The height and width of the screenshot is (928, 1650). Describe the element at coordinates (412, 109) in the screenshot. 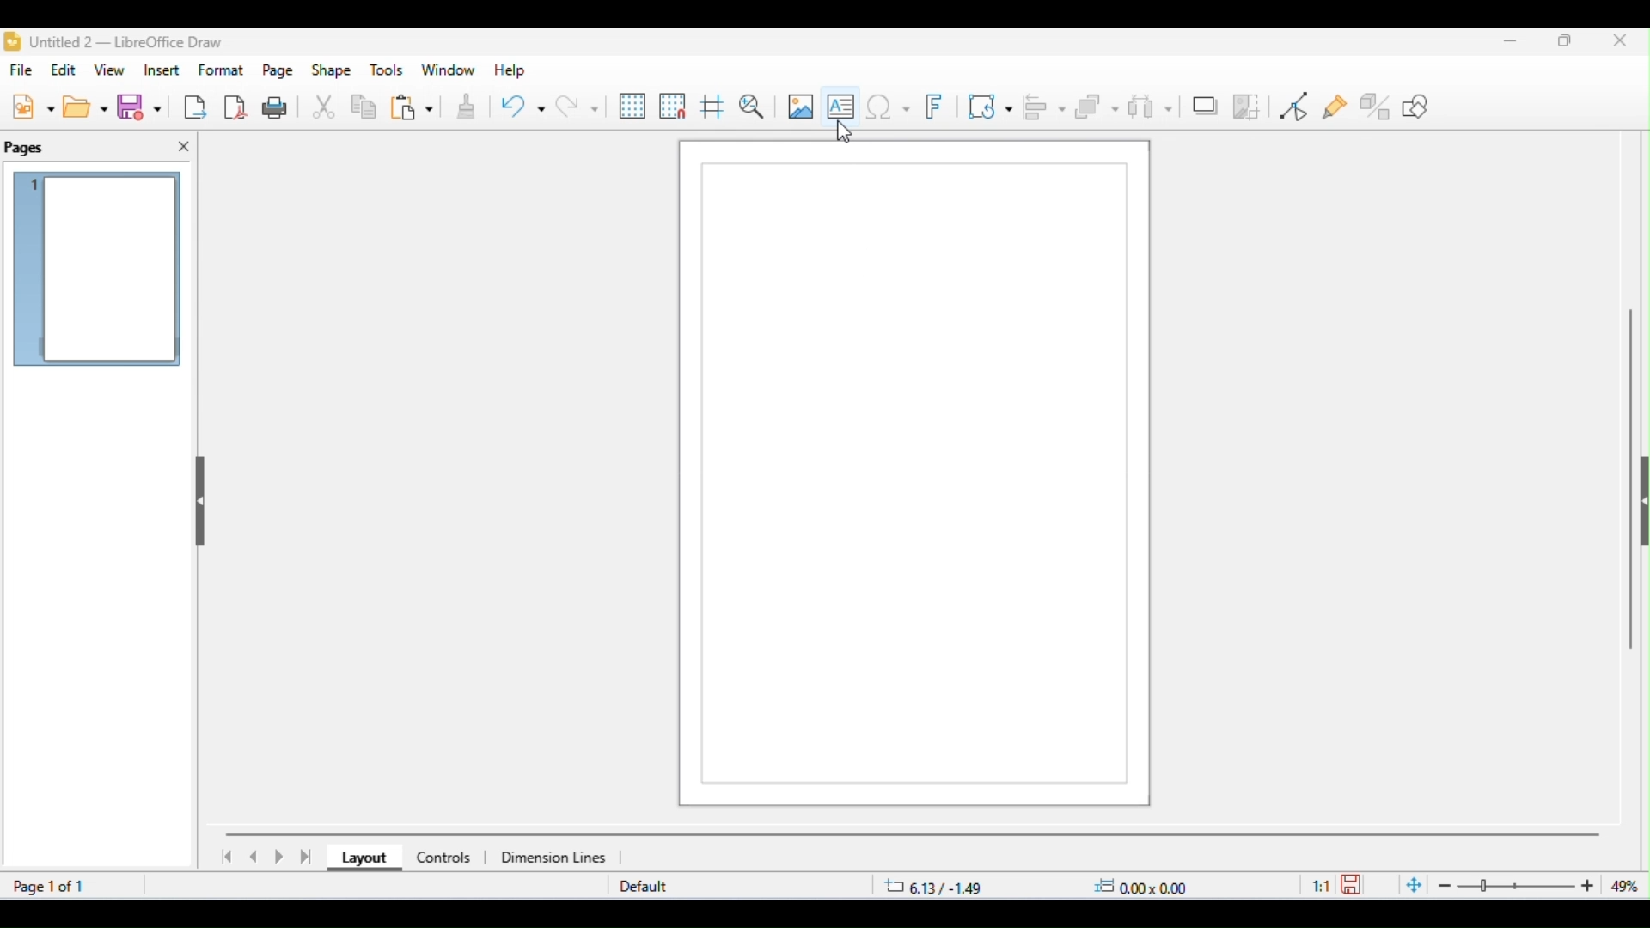

I see `paste` at that location.